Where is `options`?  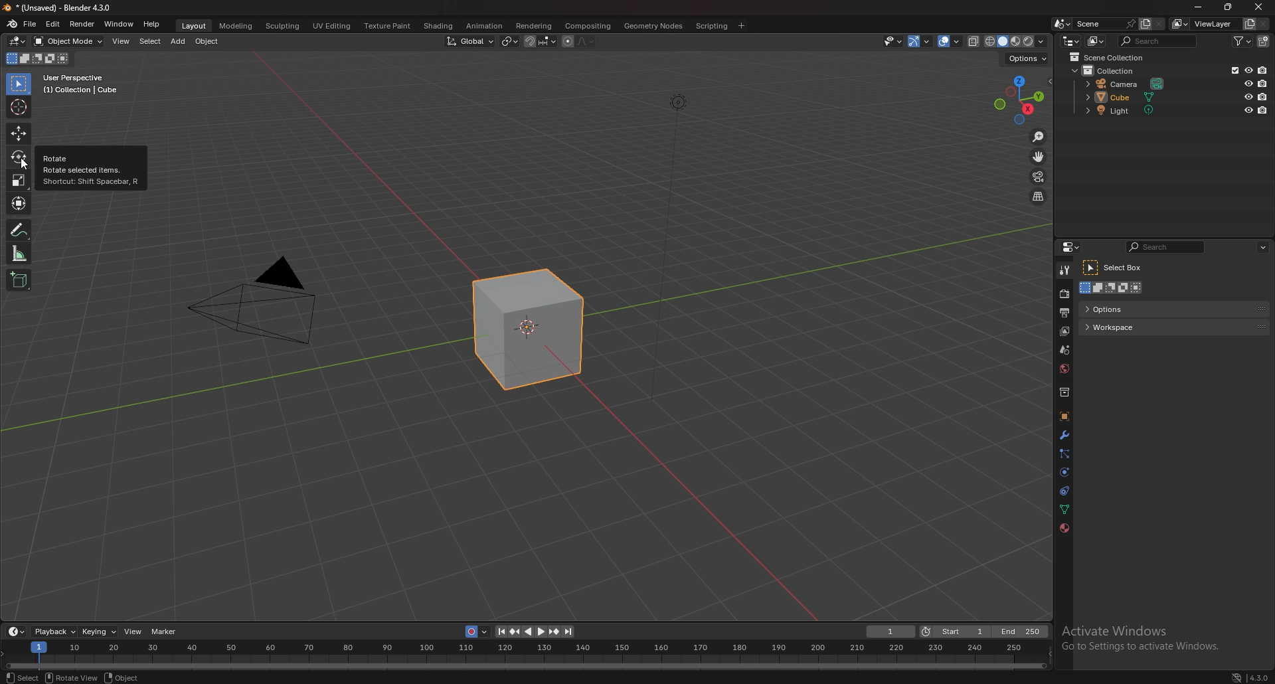
options is located at coordinates (1174, 309).